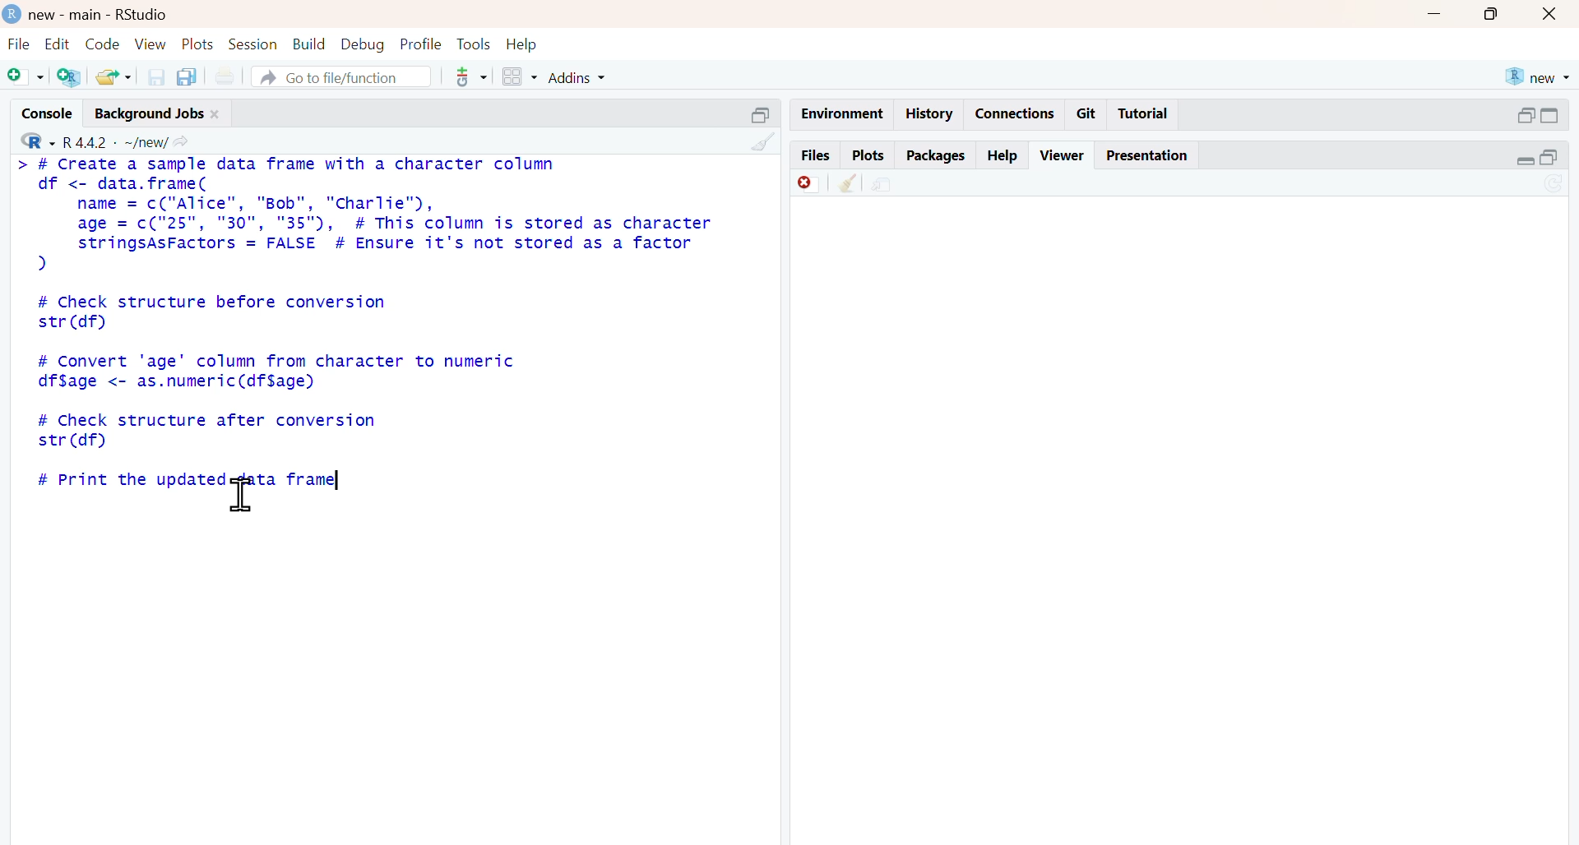  What do you see at coordinates (252, 44) in the screenshot?
I see `session` at bounding box center [252, 44].